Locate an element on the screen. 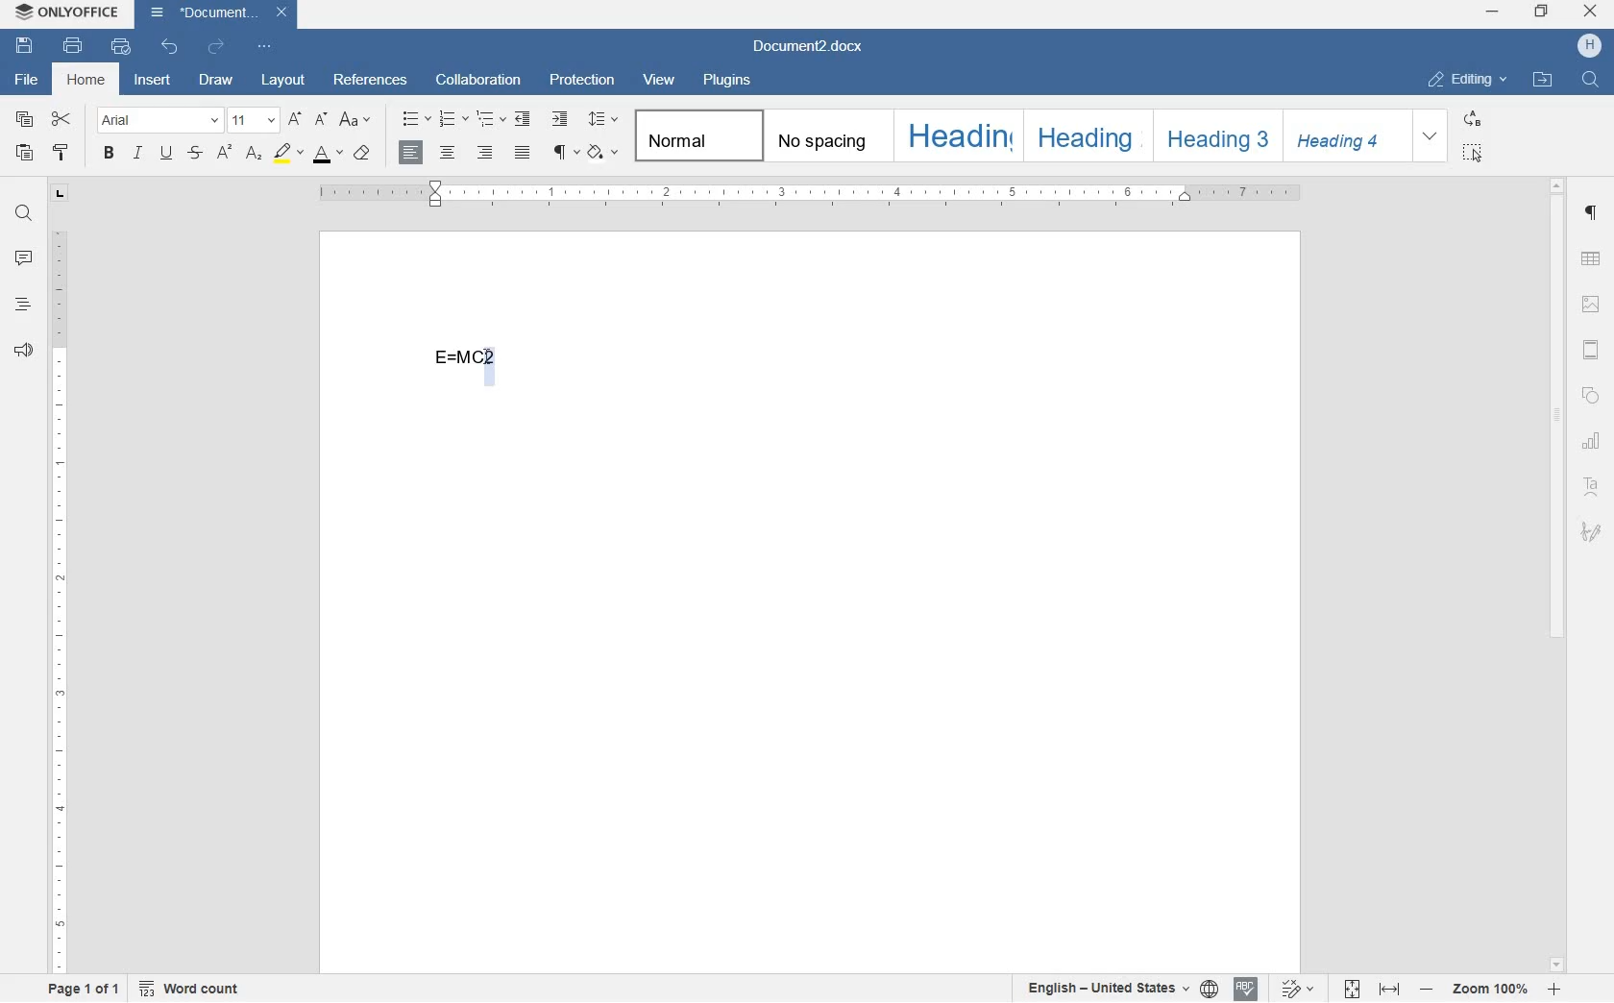 The width and height of the screenshot is (1614, 1003). change case is located at coordinates (355, 120).